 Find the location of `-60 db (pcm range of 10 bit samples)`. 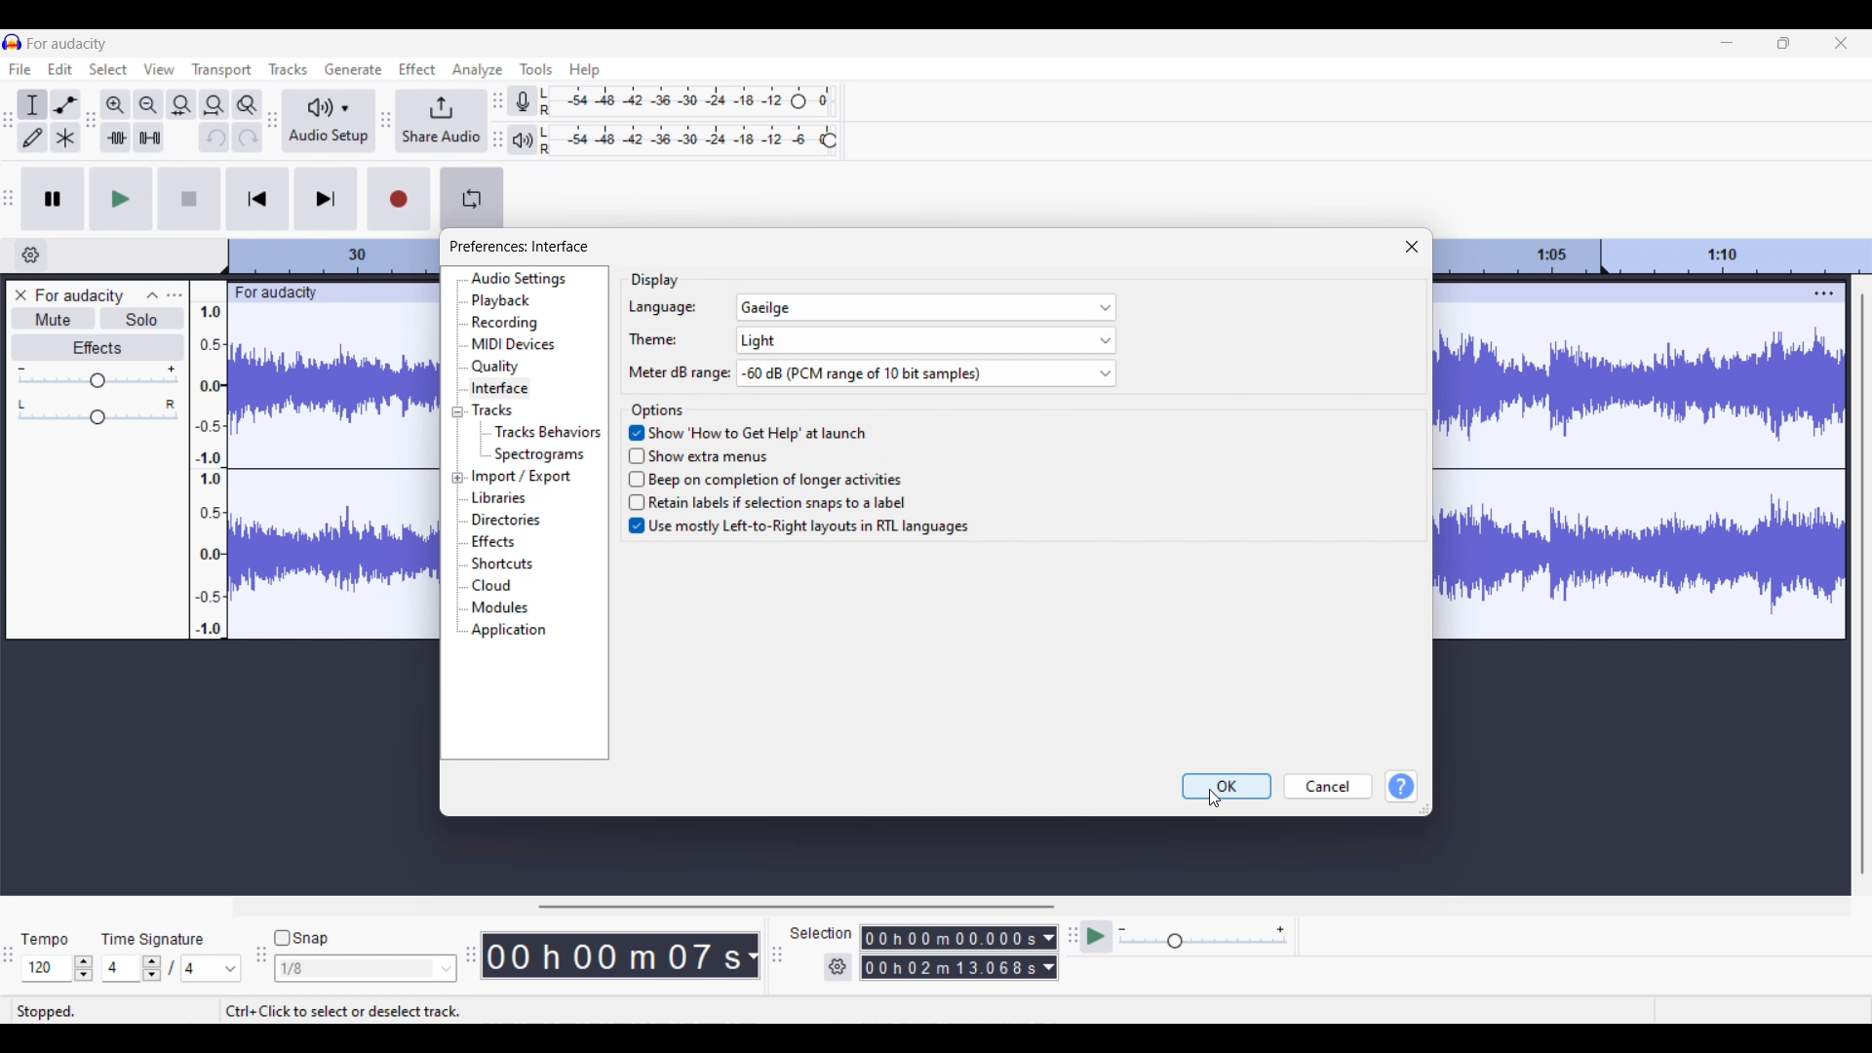

-60 db (pcm range of 10 bit samples) is located at coordinates (925, 373).